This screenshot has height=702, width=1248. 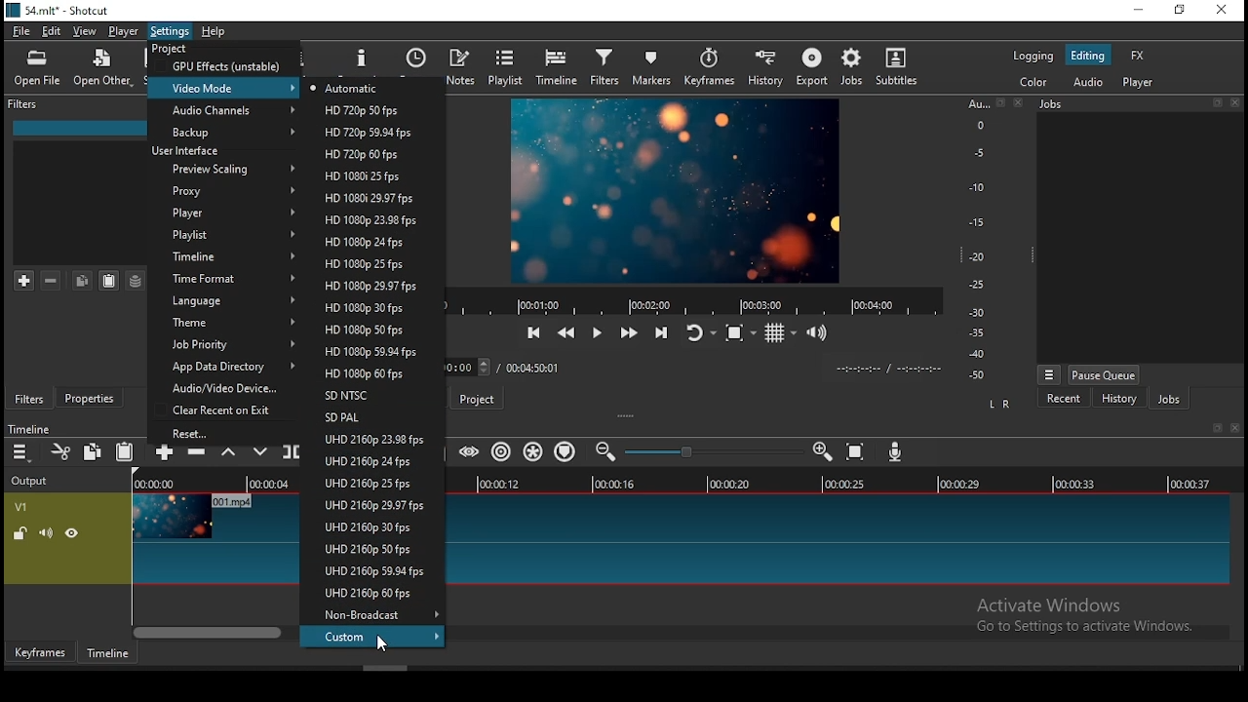 I want to click on resolution option, so click(x=370, y=286).